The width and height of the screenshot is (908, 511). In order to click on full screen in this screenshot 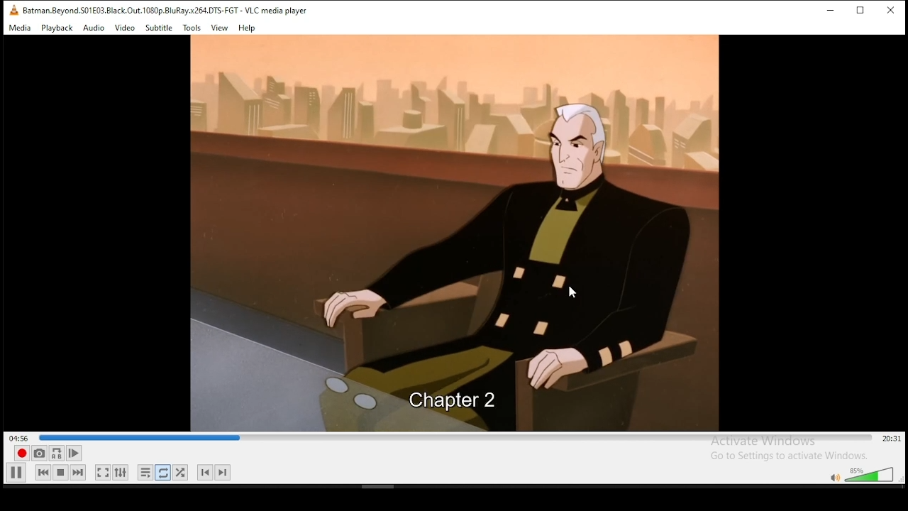, I will do `click(101, 472)`.